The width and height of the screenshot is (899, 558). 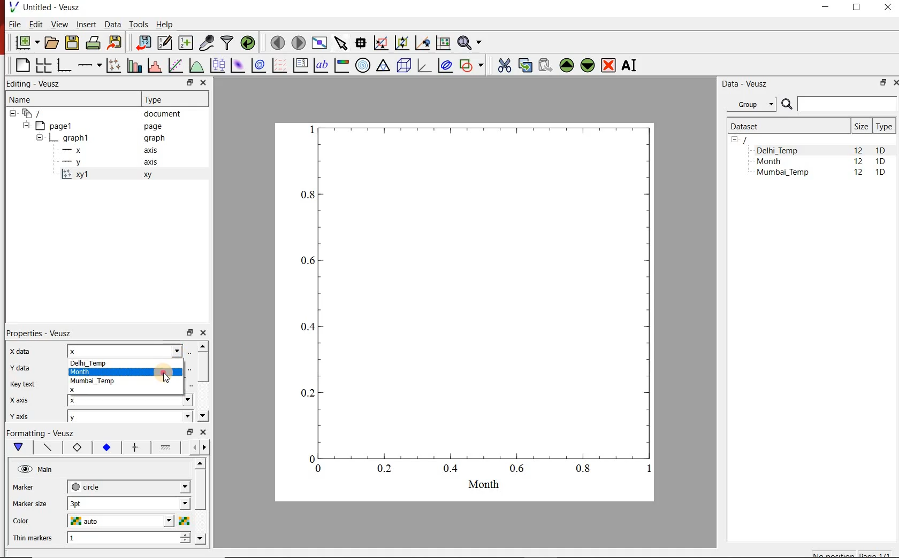 What do you see at coordinates (105, 446) in the screenshot?
I see `Tick labels` at bounding box center [105, 446].